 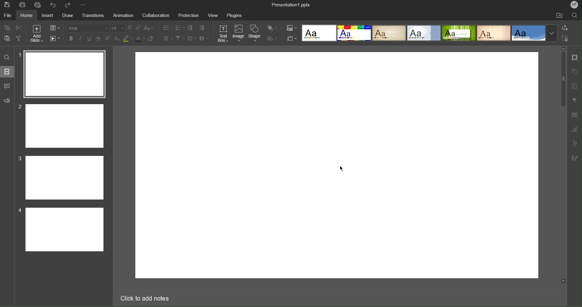 What do you see at coordinates (343, 168) in the screenshot?
I see `mouse pointer` at bounding box center [343, 168].